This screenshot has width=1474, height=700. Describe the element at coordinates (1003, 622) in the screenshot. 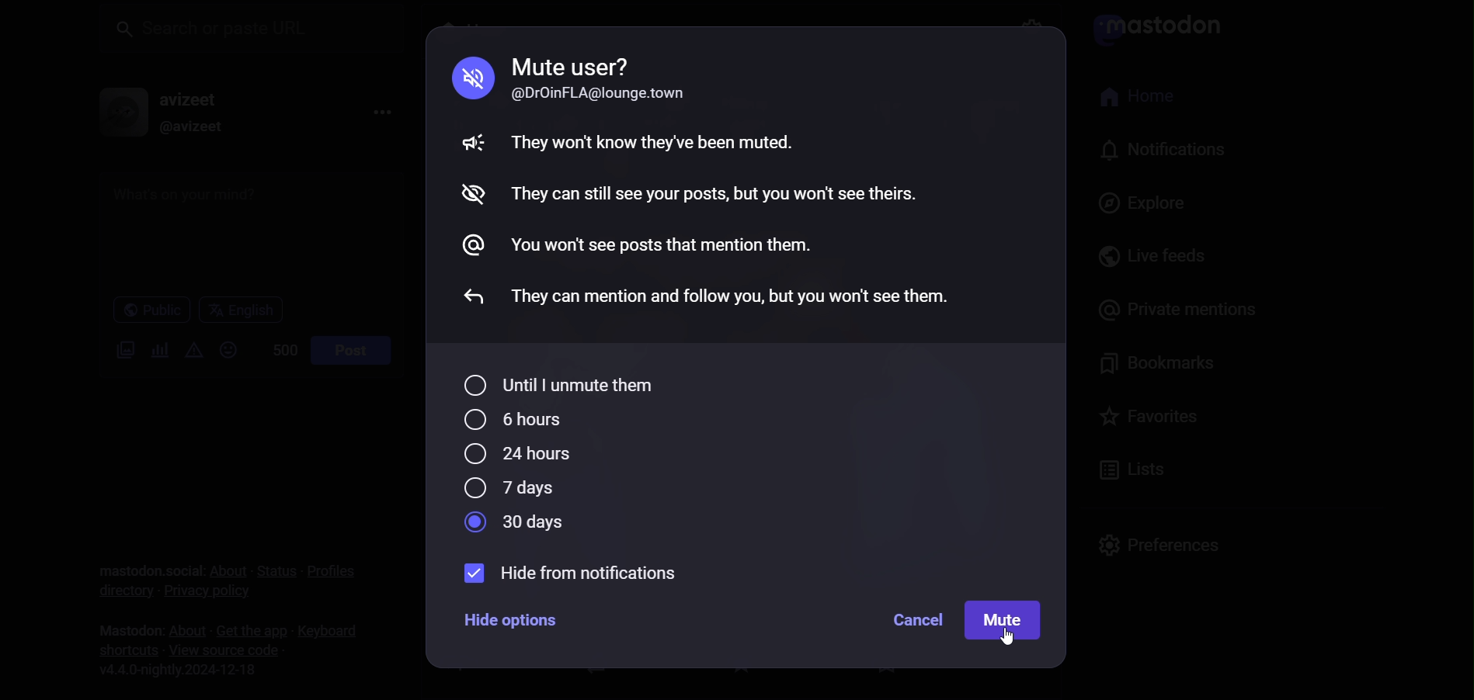

I see `mute` at that location.